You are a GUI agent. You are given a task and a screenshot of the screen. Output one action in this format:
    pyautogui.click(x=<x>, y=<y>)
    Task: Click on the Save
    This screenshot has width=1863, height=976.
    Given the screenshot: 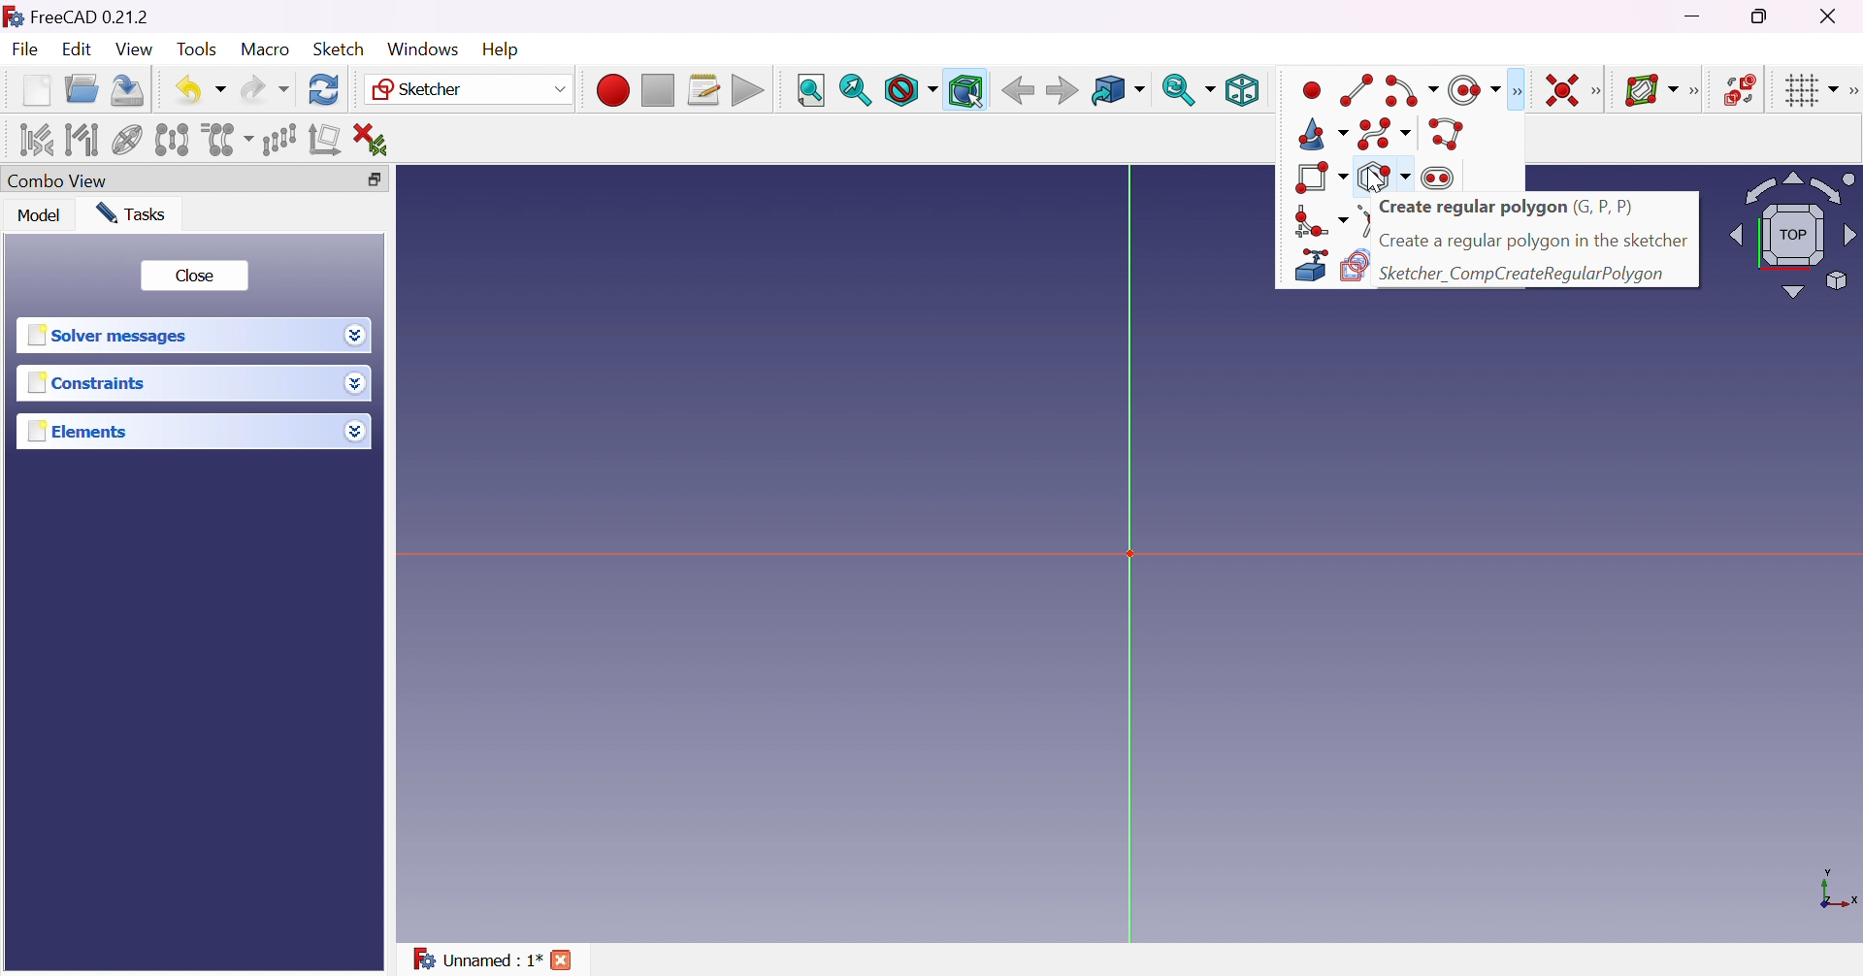 What is the action you would take?
    pyautogui.click(x=128, y=90)
    